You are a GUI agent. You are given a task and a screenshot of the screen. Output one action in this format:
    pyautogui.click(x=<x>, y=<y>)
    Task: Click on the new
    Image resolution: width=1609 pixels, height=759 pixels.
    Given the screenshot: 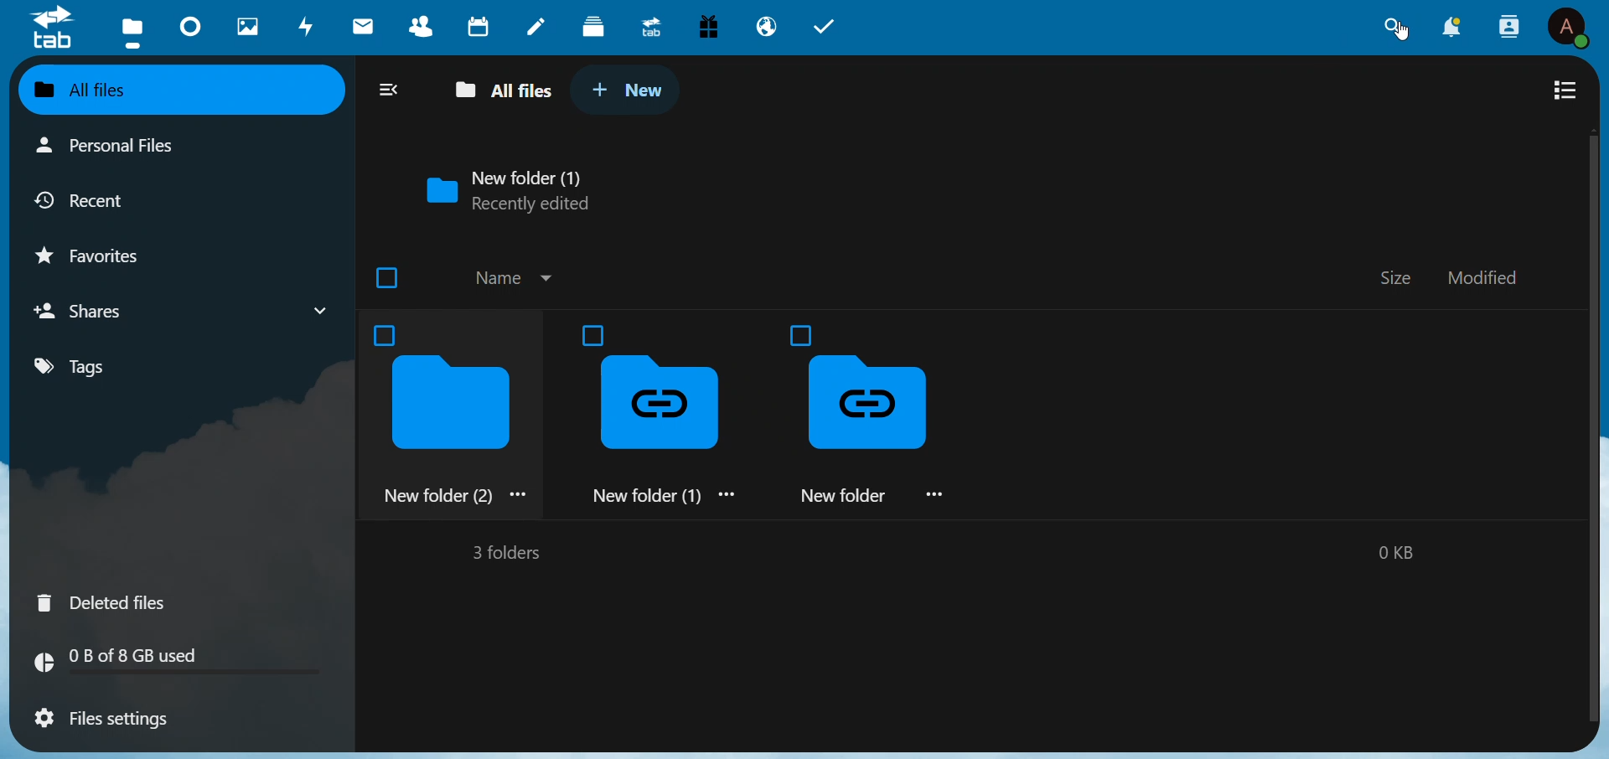 What is the action you would take?
    pyautogui.click(x=629, y=90)
    